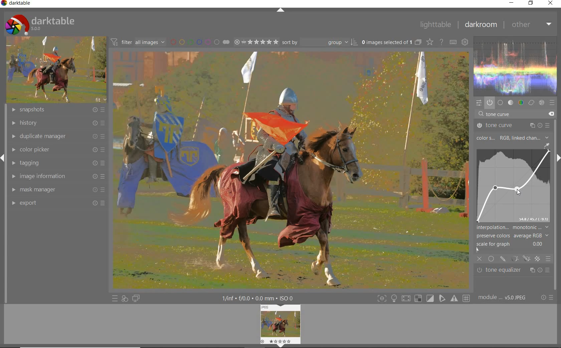  What do you see at coordinates (511, 244) in the screenshot?
I see `scale for graph` at bounding box center [511, 244].